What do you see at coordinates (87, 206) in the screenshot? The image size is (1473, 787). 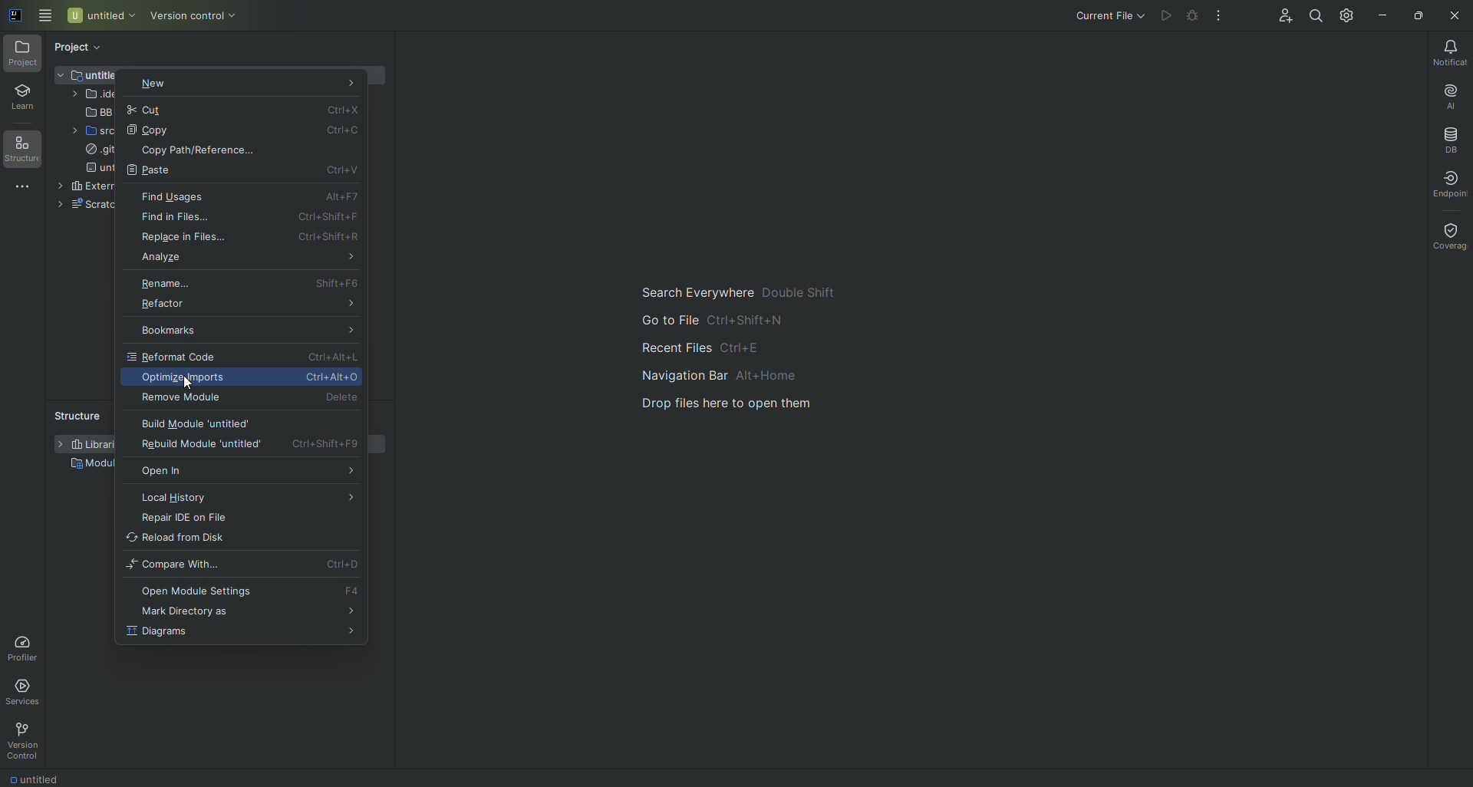 I see `Scratches and Console` at bounding box center [87, 206].